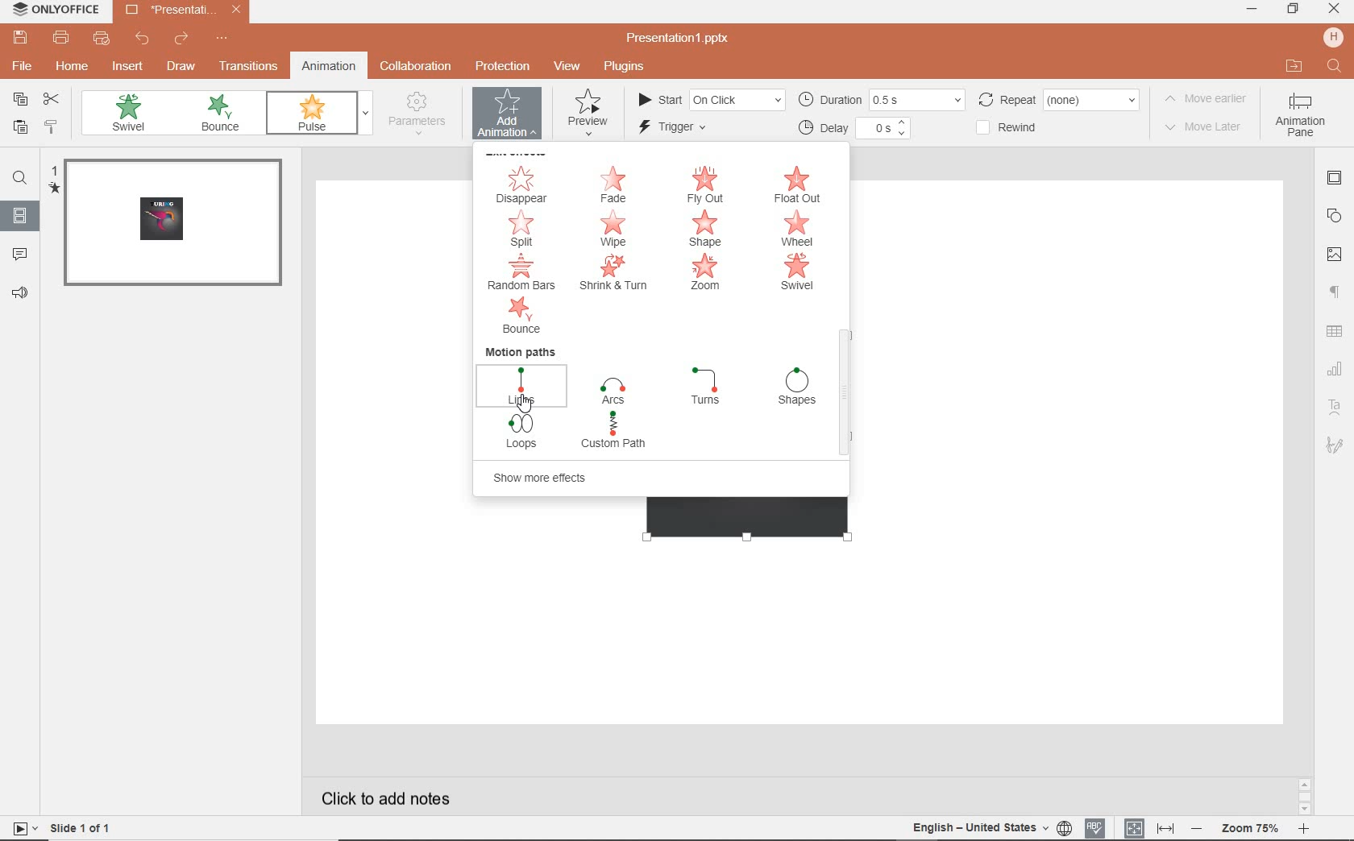 The height and width of the screenshot is (841, 1354). What do you see at coordinates (24, 68) in the screenshot?
I see `file` at bounding box center [24, 68].